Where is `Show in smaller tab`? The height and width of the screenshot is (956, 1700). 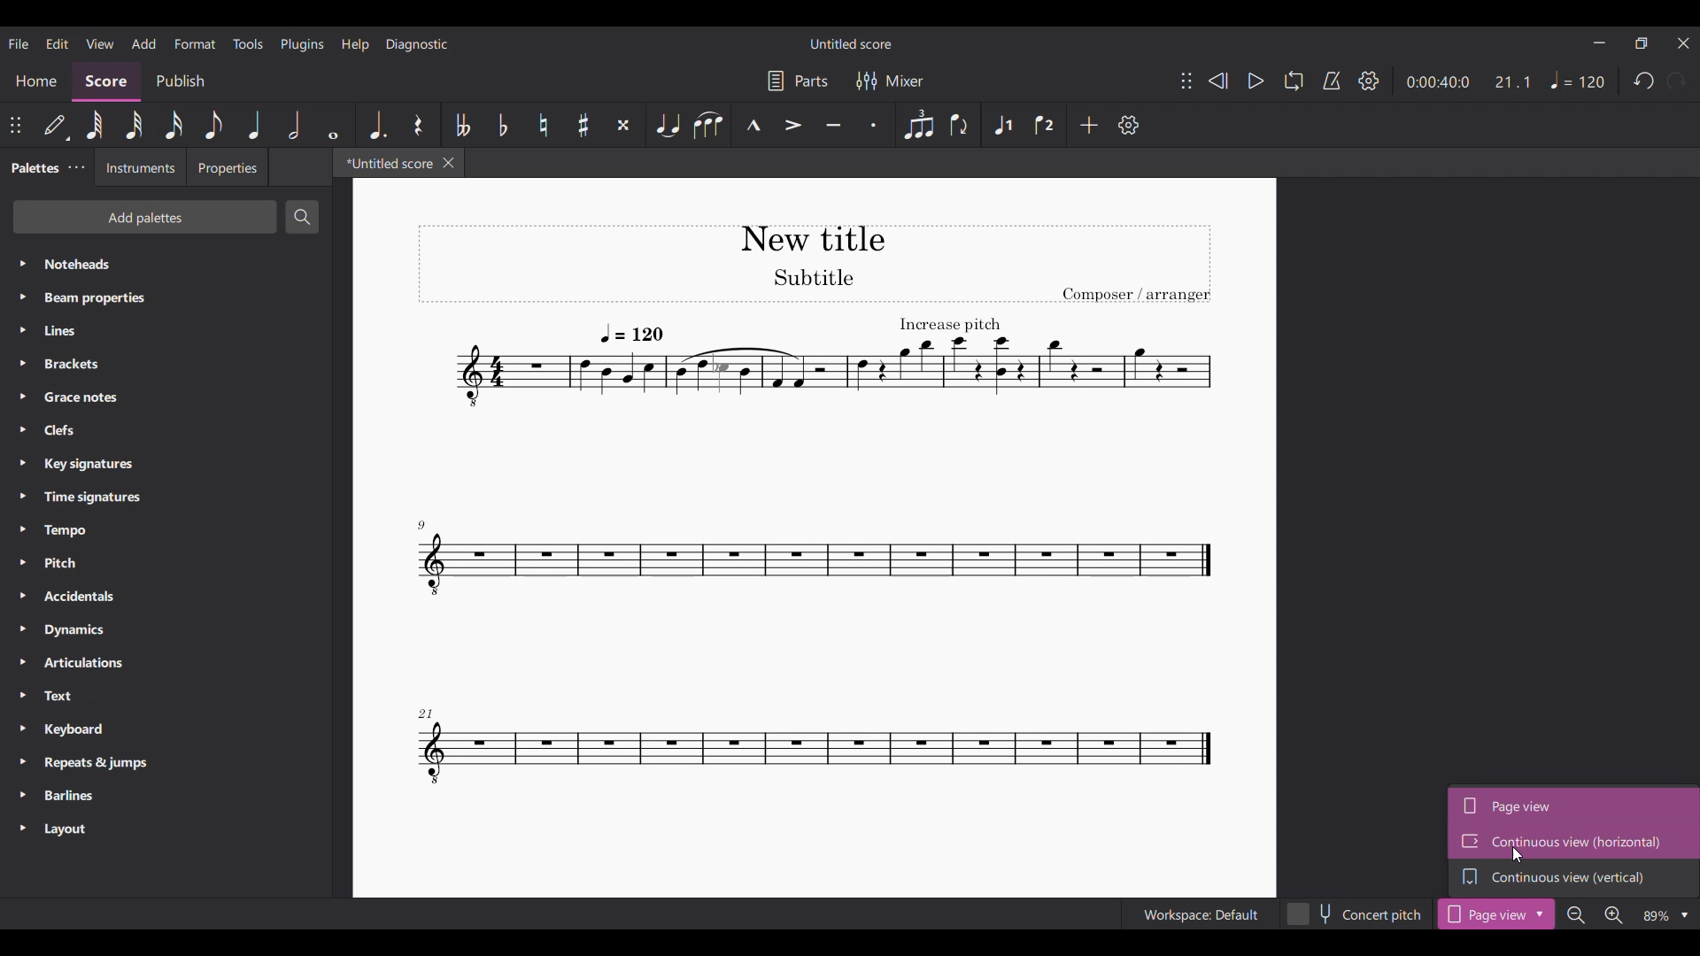
Show in smaller tab is located at coordinates (1642, 43).